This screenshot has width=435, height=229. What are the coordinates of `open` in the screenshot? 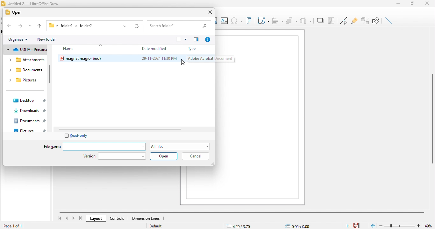 It's located at (16, 13).